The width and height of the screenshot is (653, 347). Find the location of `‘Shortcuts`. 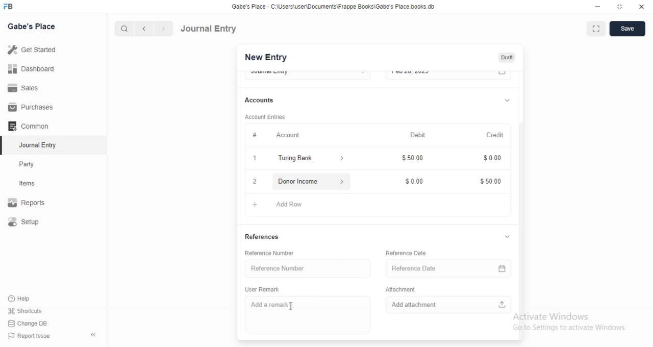

‘Shortcuts is located at coordinates (32, 311).